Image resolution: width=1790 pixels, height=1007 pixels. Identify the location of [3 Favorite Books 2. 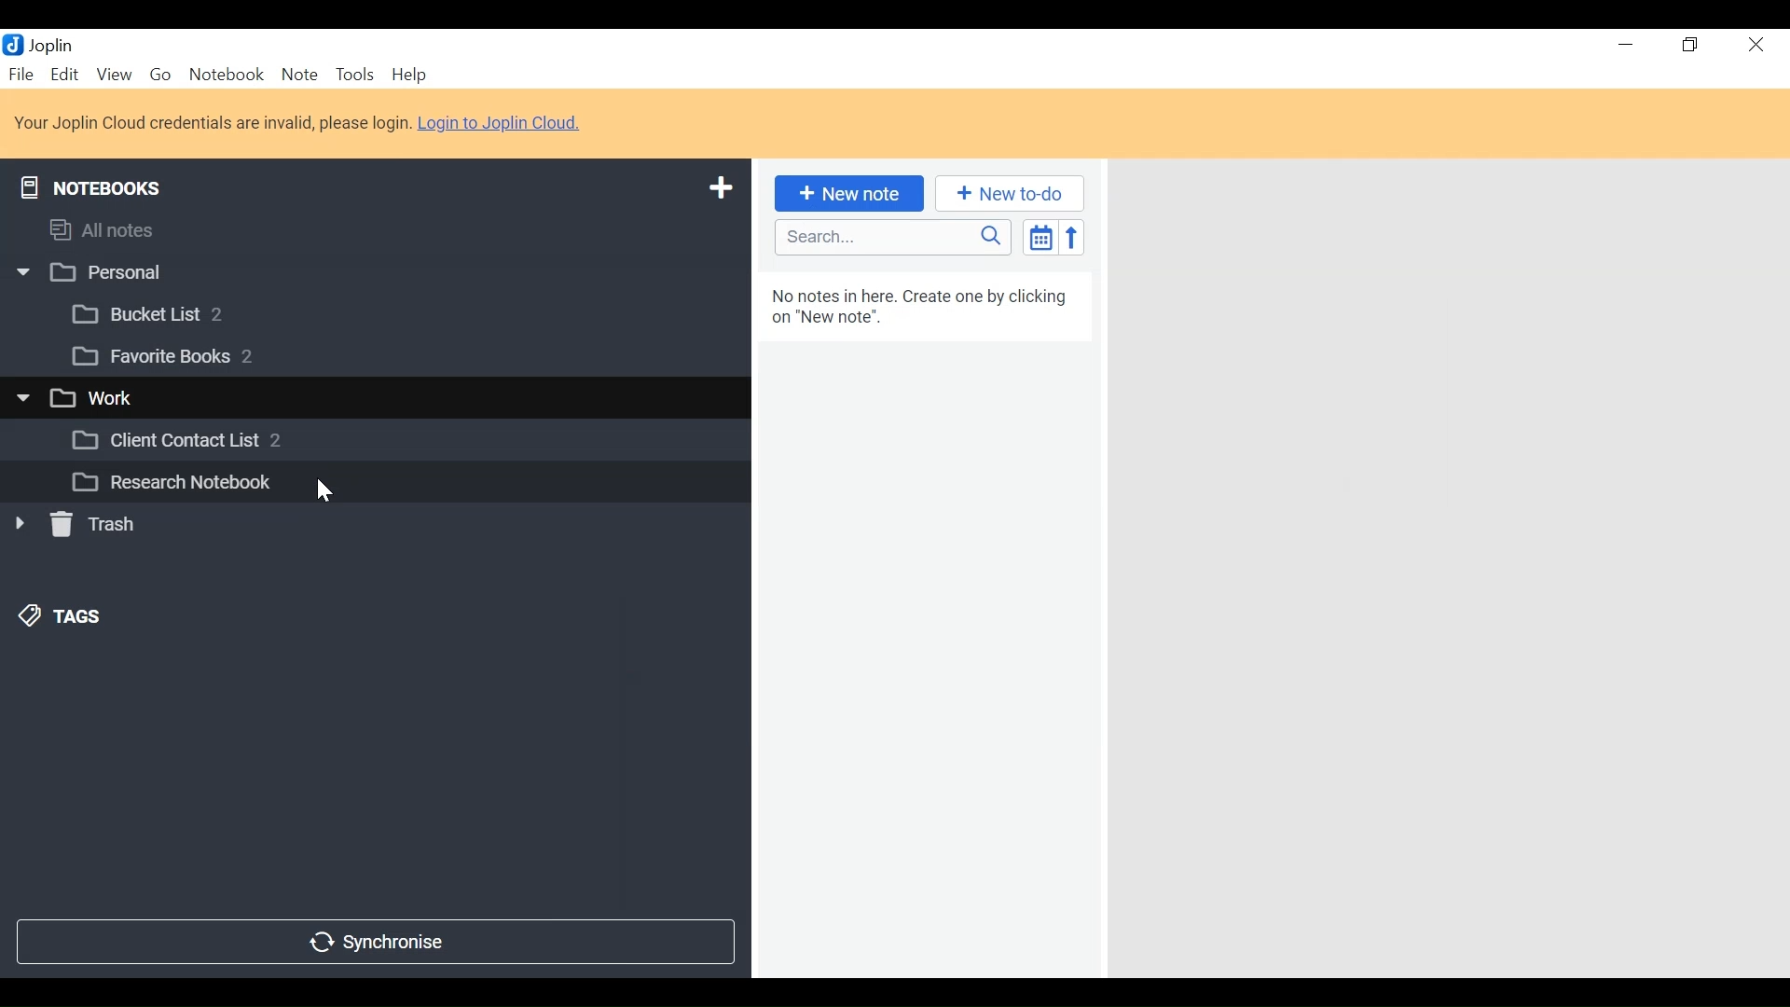
(178, 357).